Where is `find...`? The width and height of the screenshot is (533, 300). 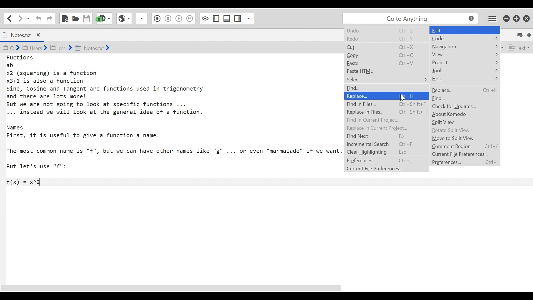 find... is located at coordinates (444, 98).